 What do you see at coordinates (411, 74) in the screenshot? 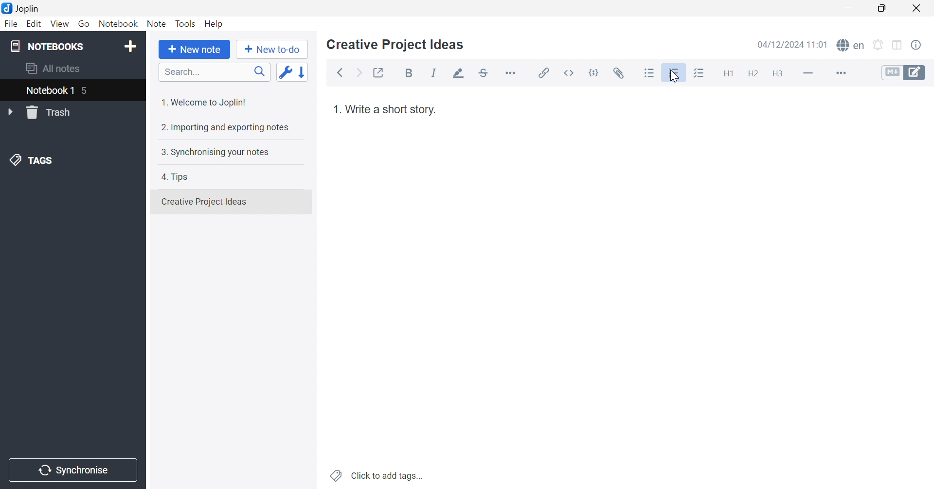
I see `Bold` at bounding box center [411, 74].